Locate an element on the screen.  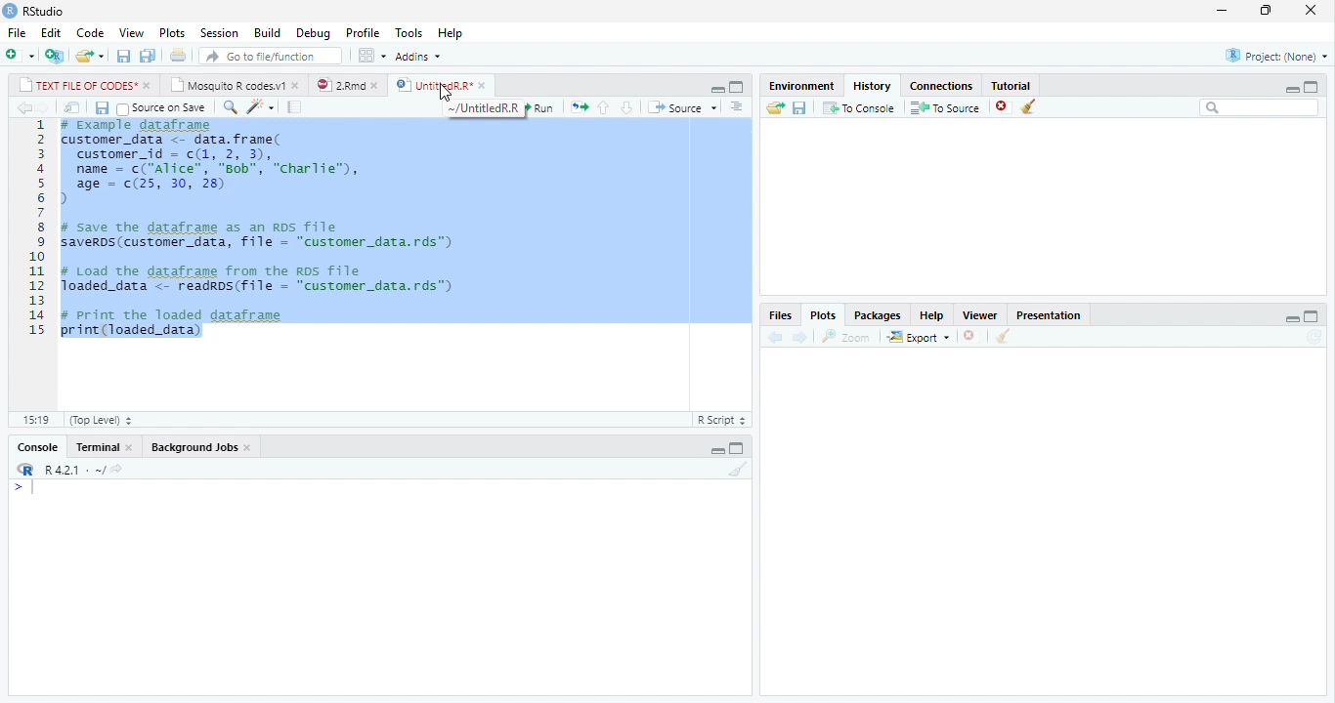
compile report is located at coordinates (294, 107).